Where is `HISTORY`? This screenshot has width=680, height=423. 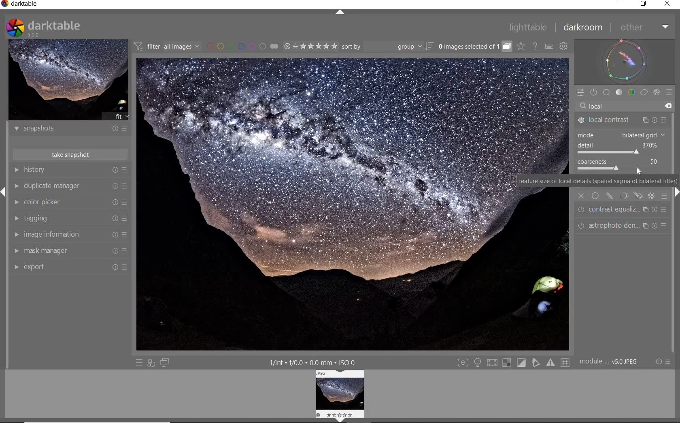
HISTORY is located at coordinates (16, 170).